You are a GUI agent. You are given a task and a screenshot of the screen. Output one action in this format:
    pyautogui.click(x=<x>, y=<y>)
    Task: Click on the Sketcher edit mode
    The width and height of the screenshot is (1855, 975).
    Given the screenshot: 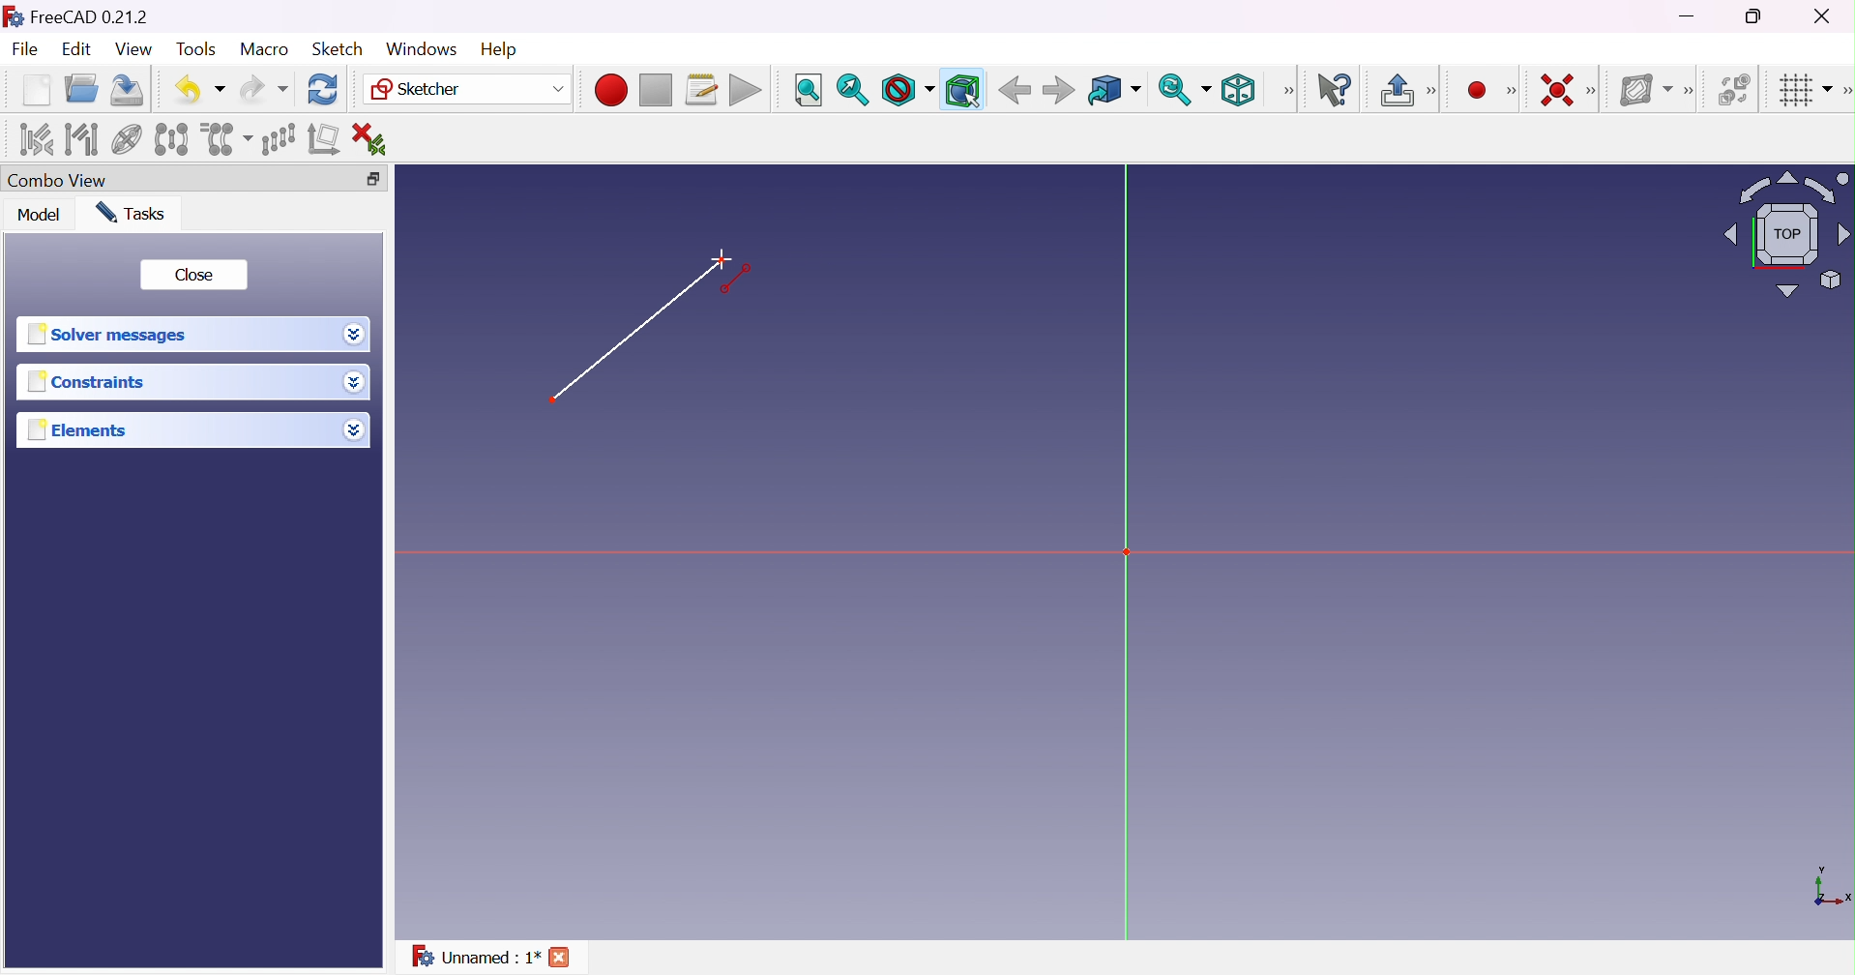 What is the action you would take?
    pyautogui.click(x=1433, y=92)
    